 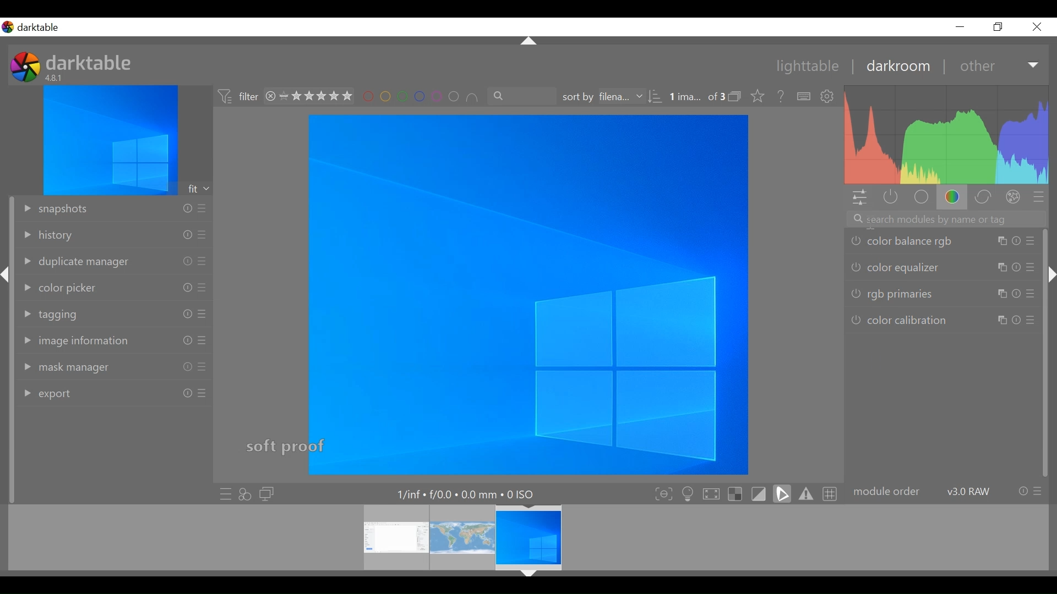 What do you see at coordinates (1036, 27) in the screenshot?
I see `close` at bounding box center [1036, 27].